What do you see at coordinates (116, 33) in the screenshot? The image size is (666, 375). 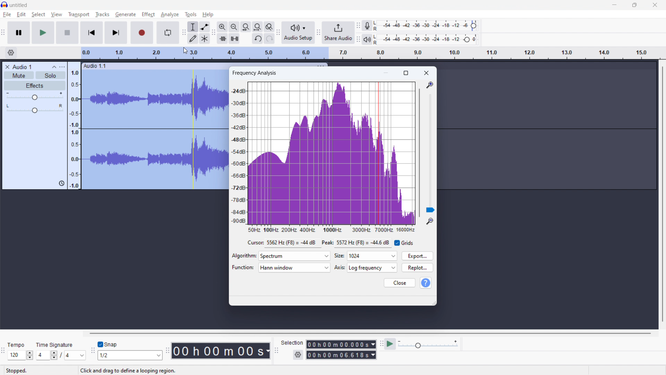 I see `skip to end` at bounding box center [116, 33].